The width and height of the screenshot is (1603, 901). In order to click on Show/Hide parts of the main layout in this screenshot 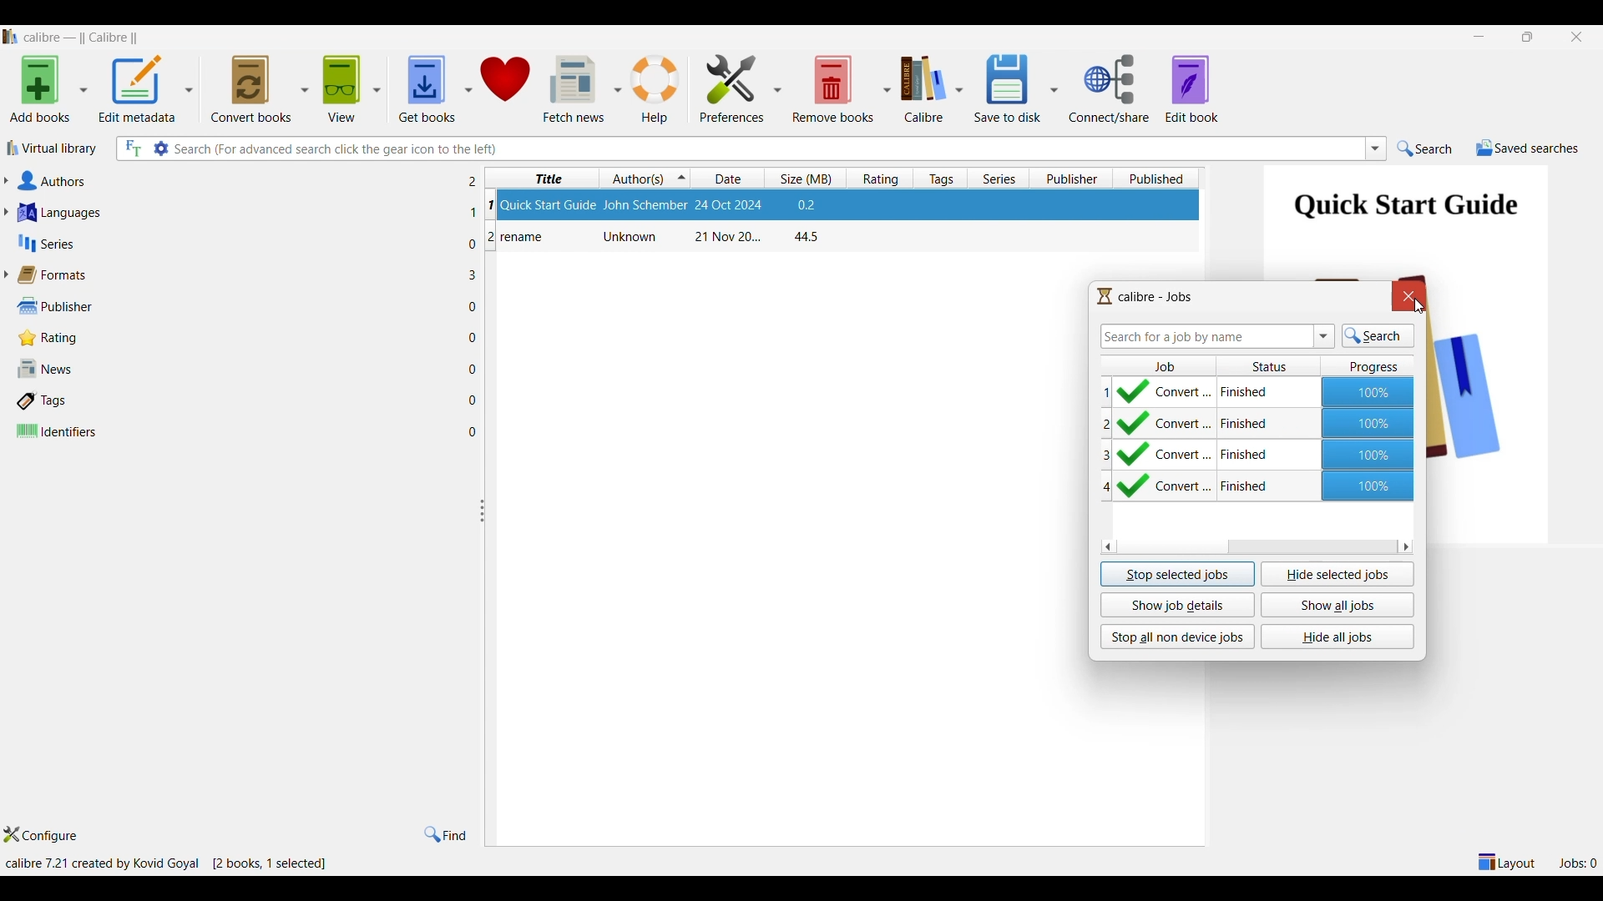, I will do `click(1503, 862)`.